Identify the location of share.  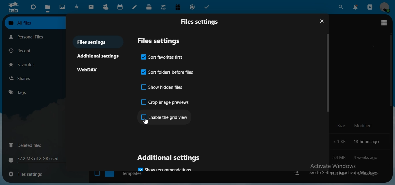
(298, 173).